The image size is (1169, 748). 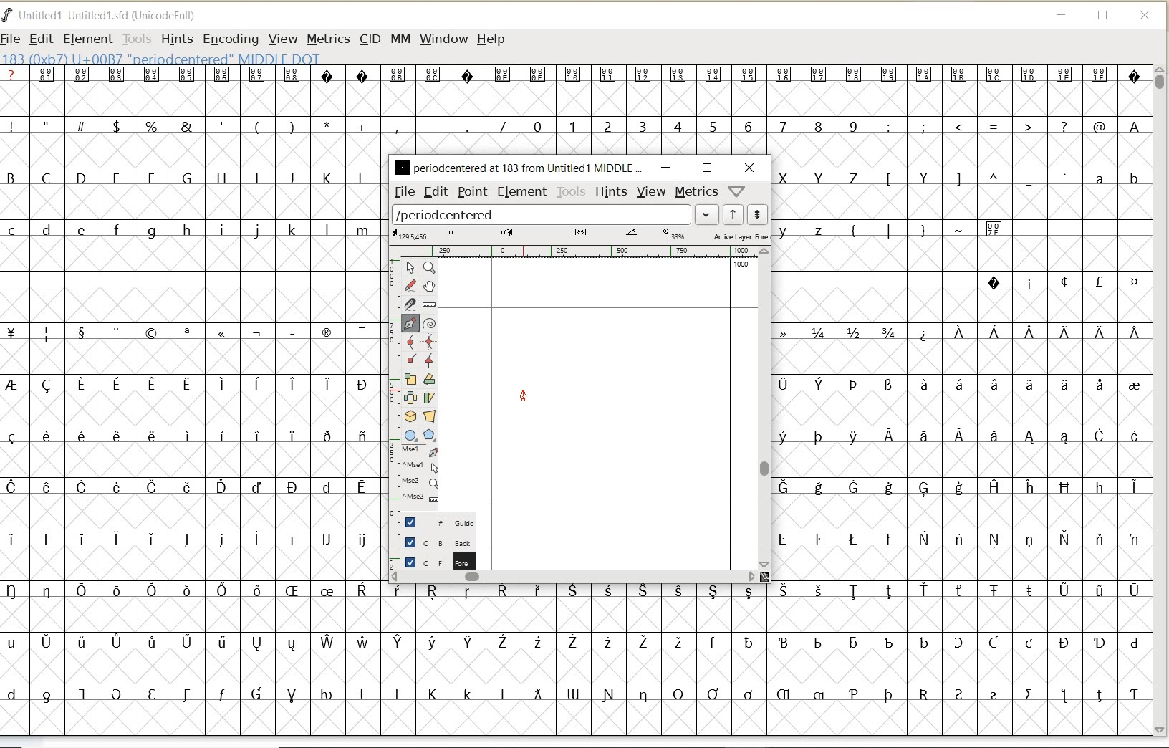 What do you see at coordinates (256, 125) in the screenshot?
I see `special characters` at bounding box center [256, 125].